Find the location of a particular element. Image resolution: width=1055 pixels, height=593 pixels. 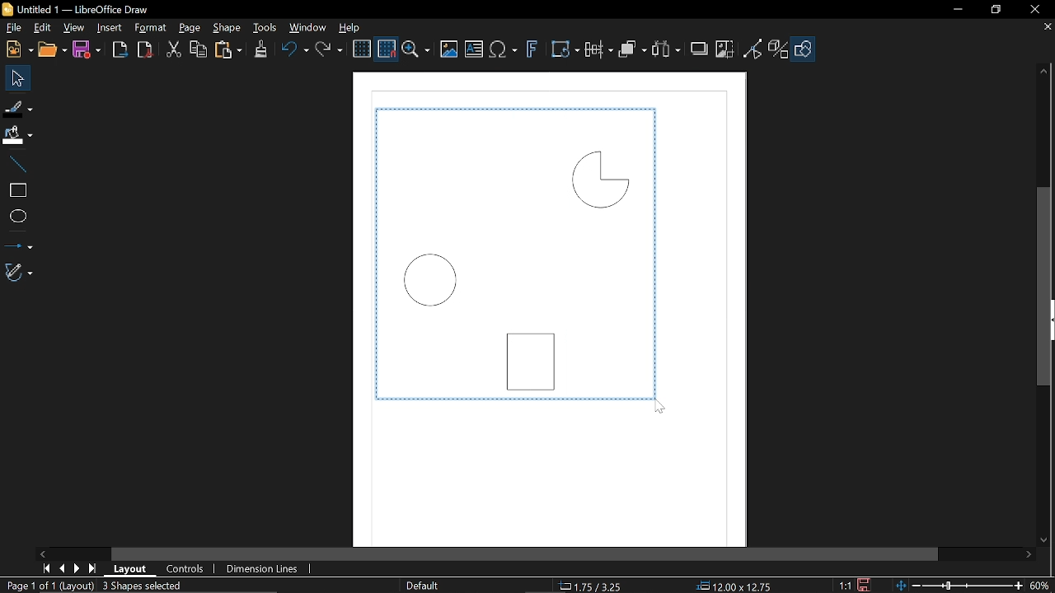

Display grid is located at coordinates (363, 49).